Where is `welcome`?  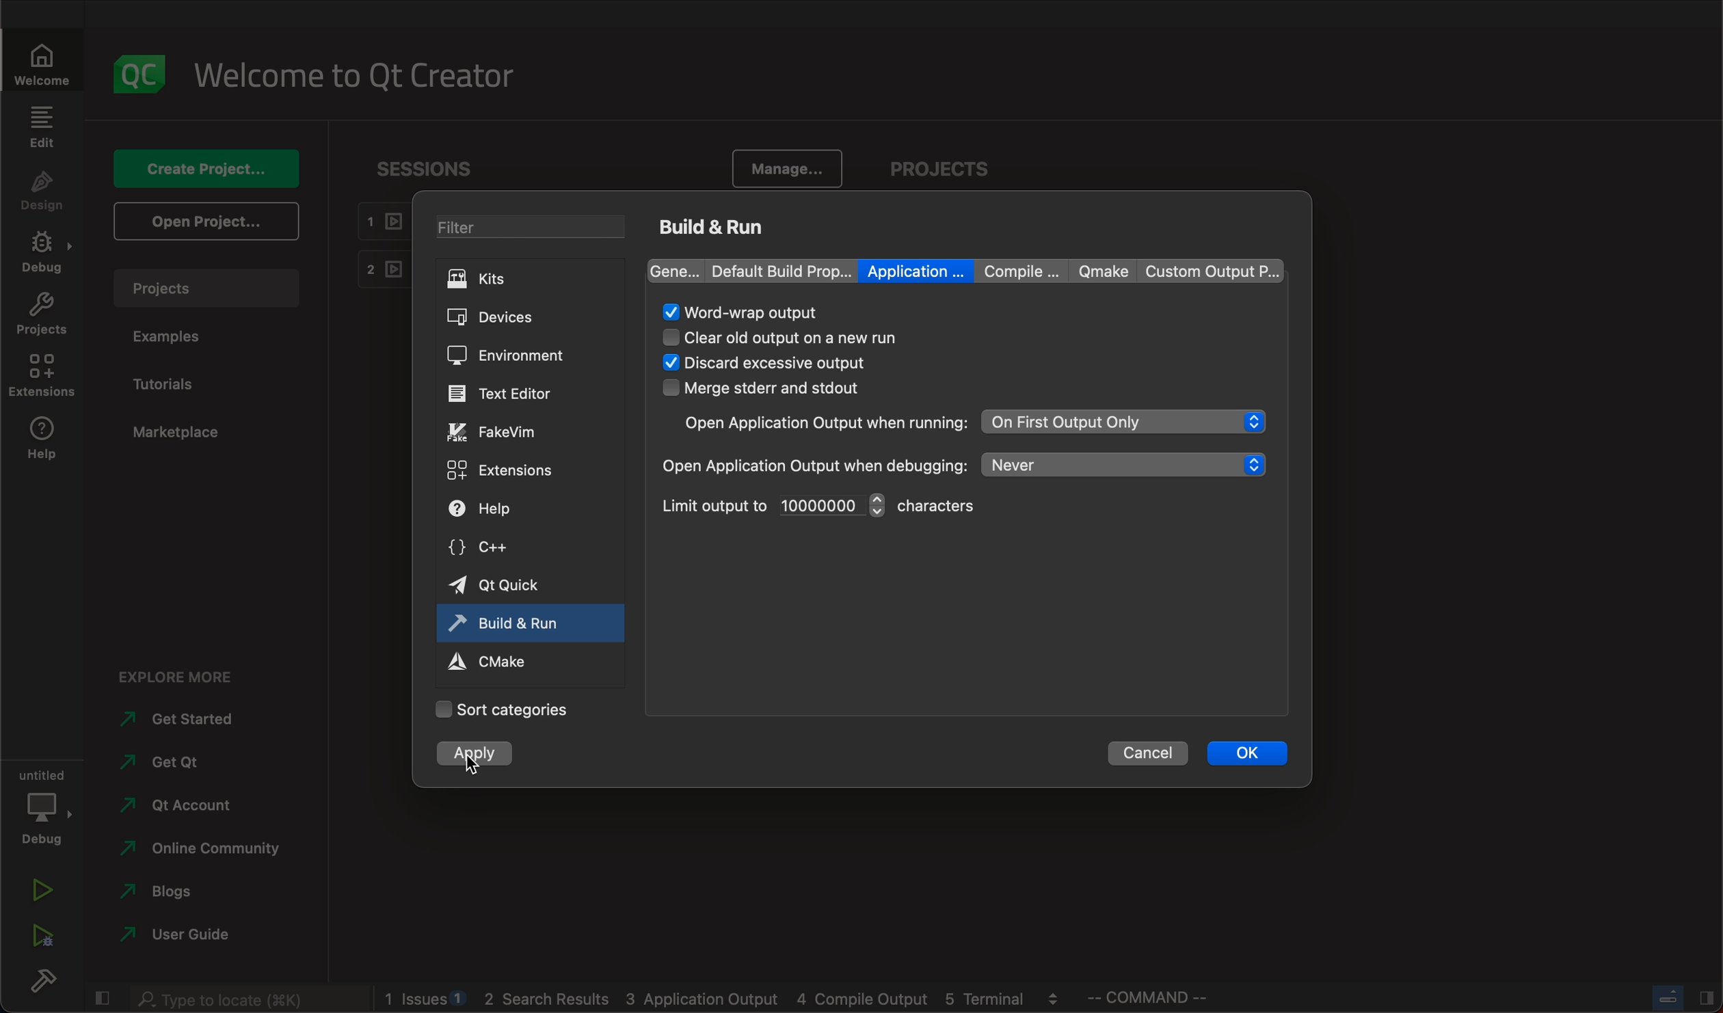
welcome is located at coordinates (41, 62).